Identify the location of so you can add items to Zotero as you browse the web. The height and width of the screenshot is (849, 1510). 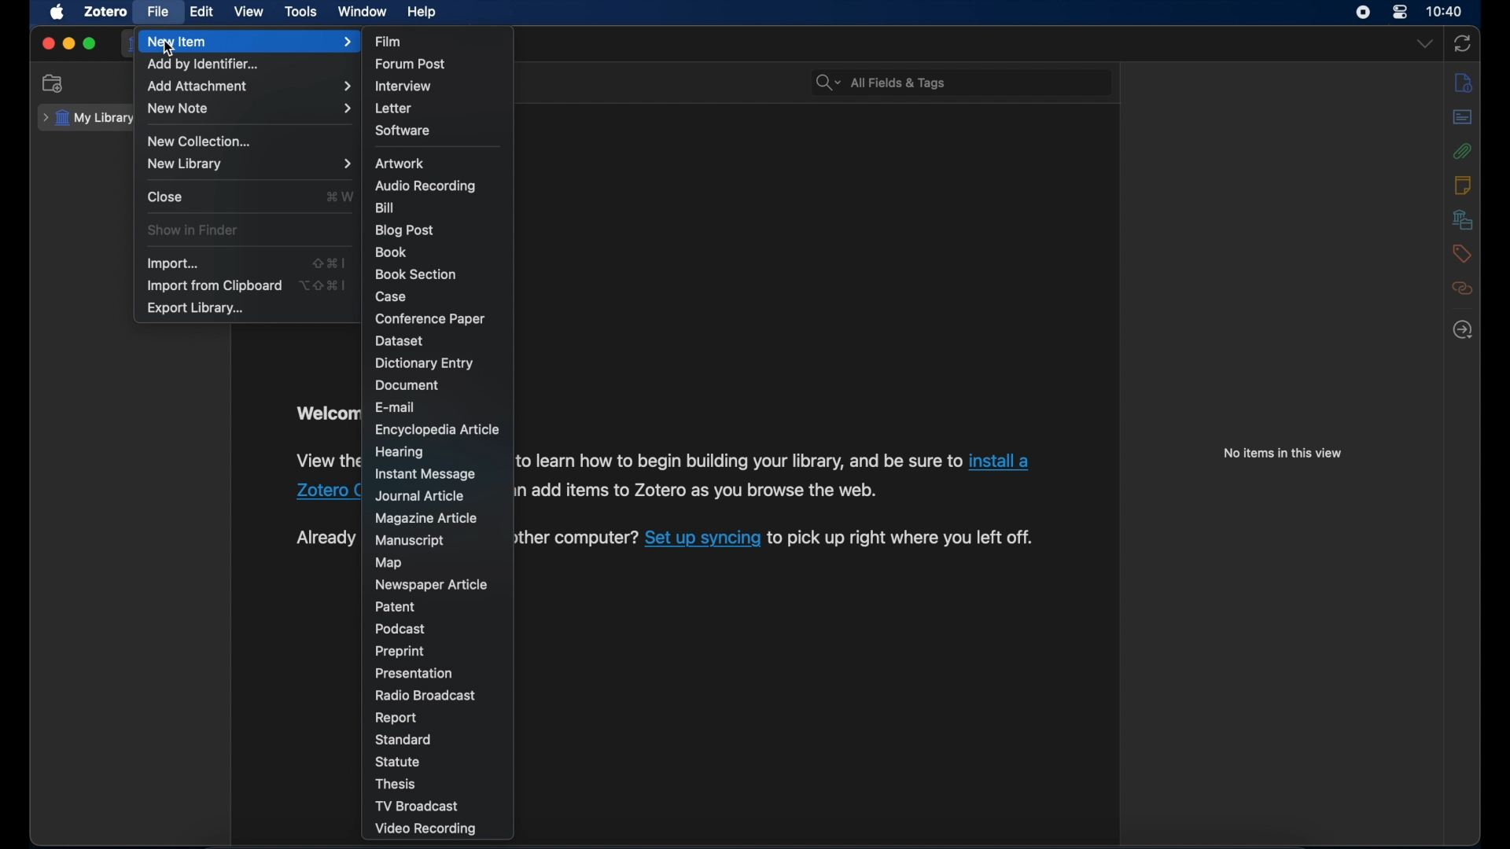
(697, 492).